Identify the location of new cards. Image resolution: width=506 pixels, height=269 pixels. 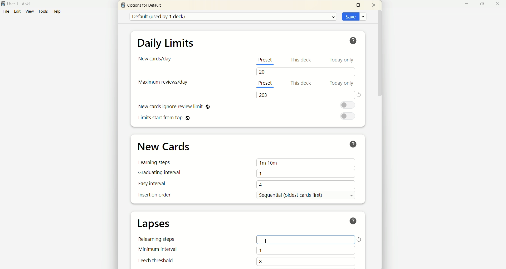
(164, 146).